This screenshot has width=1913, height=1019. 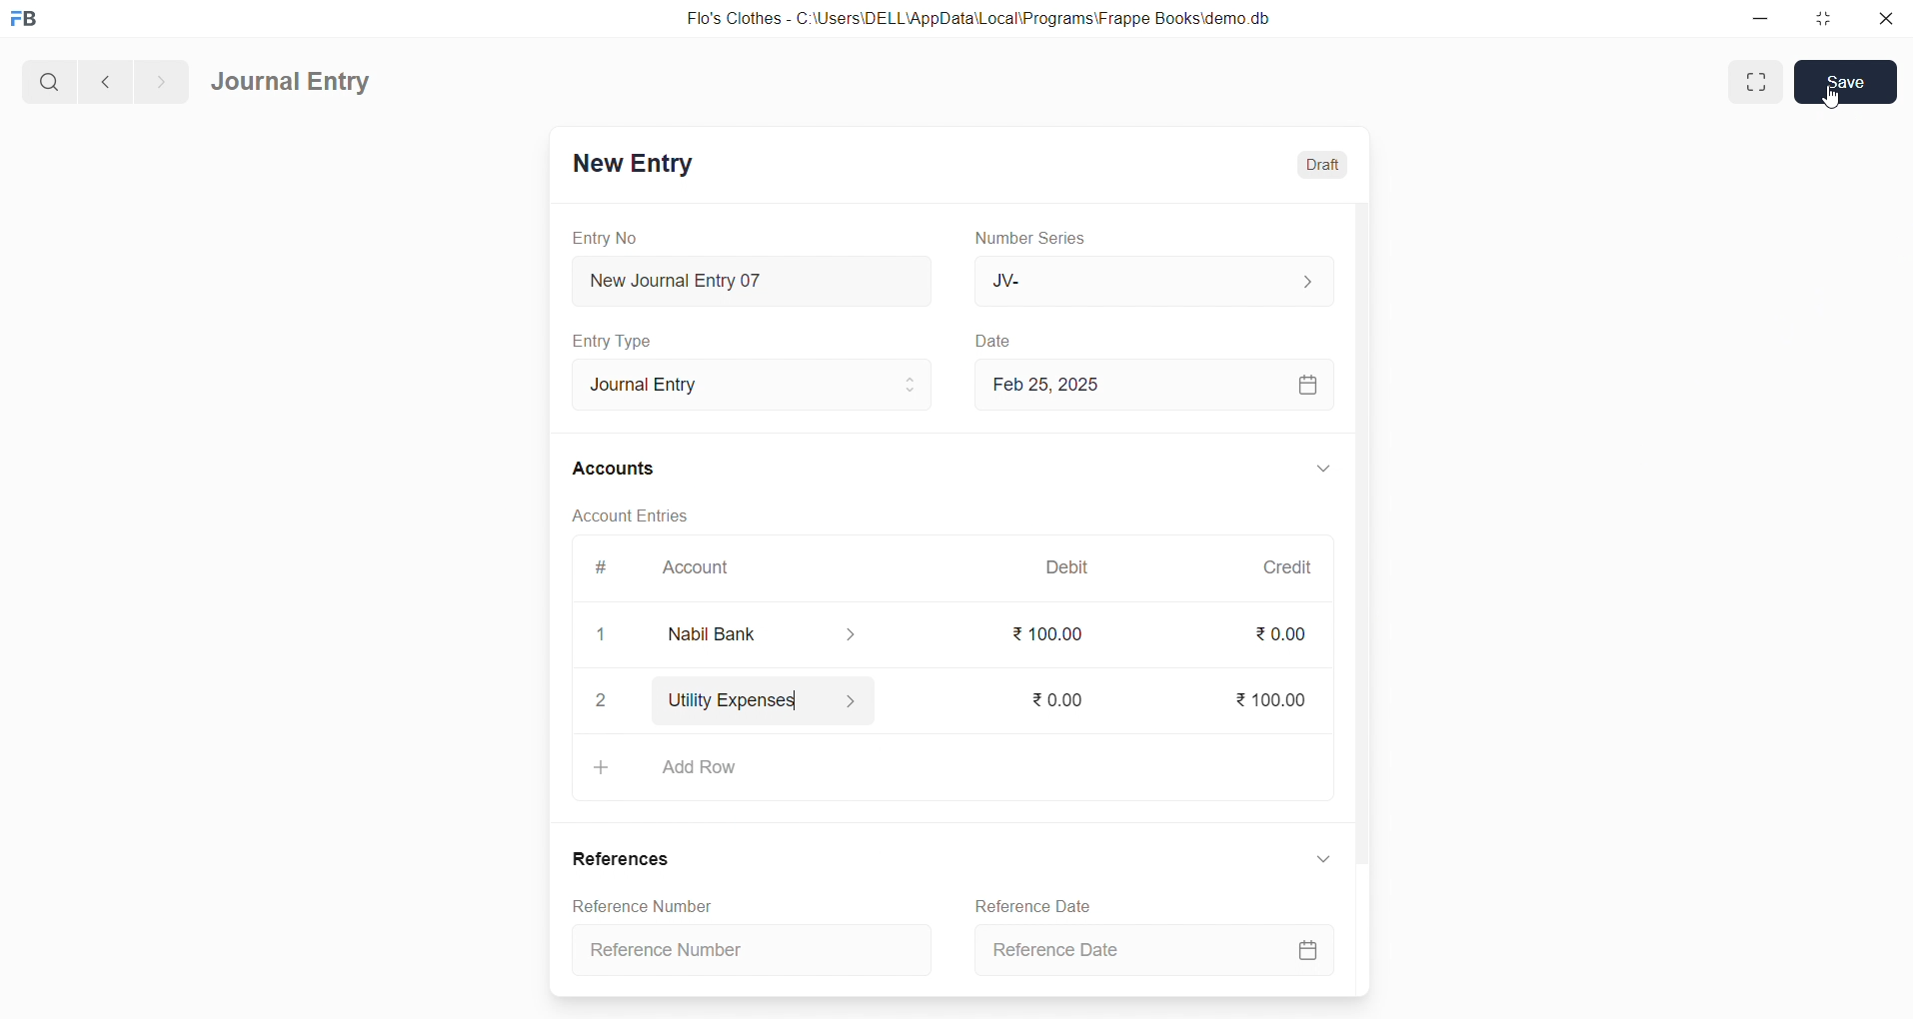 What do you see at coordinates (599, 237) in the screenshot?
I see `Entry No` at bounding box center [599, 237].